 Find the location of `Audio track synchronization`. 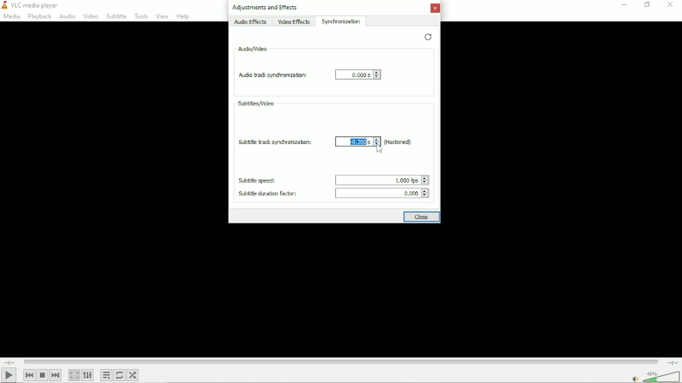

Audio track synchronization is located at coordinates (271, 75).